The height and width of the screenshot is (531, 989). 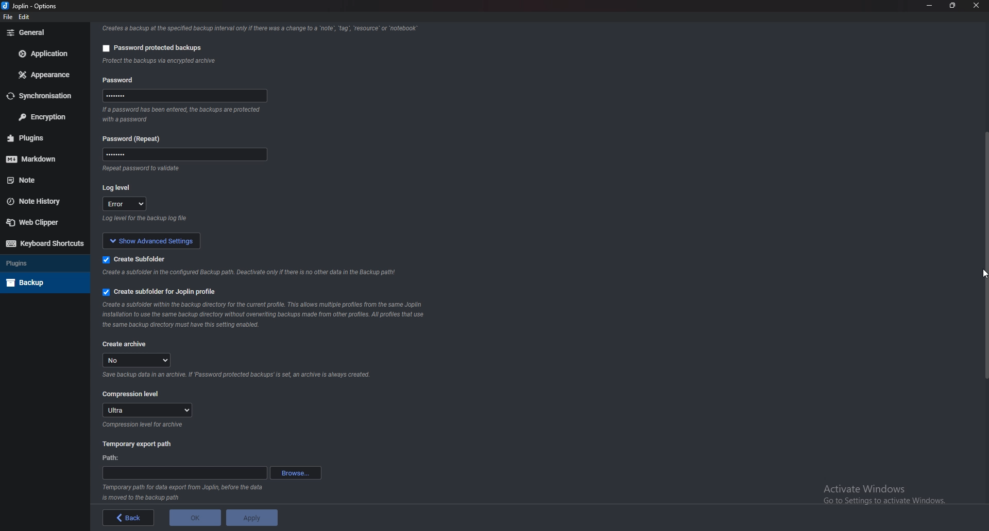 What do you see at coordinates (976, 277) in the screenshot?
I see `Cursor` at bounding box center [976, 277].